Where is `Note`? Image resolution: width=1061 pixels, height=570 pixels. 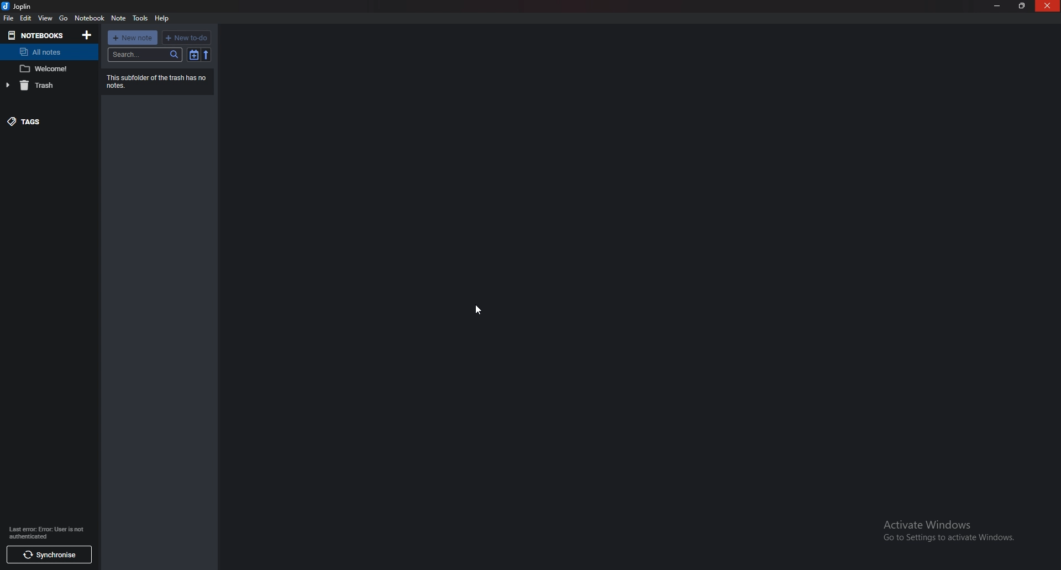 Note is located at coordinates (118, 18).